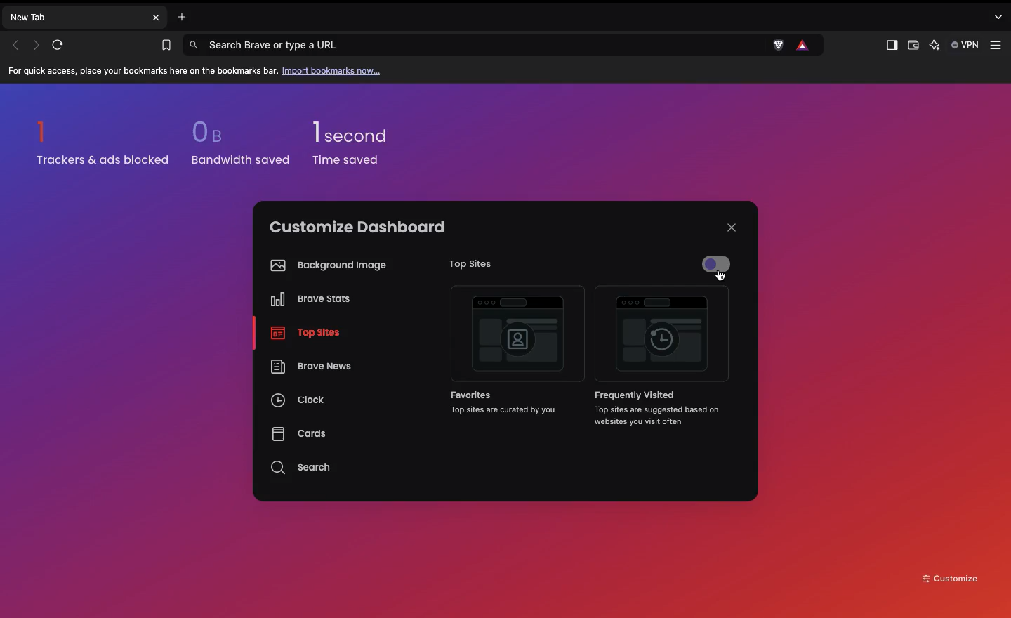 Image resolution: width=1011 pixels, height=618 pixels. I want to click on Close, so click(732, 228).